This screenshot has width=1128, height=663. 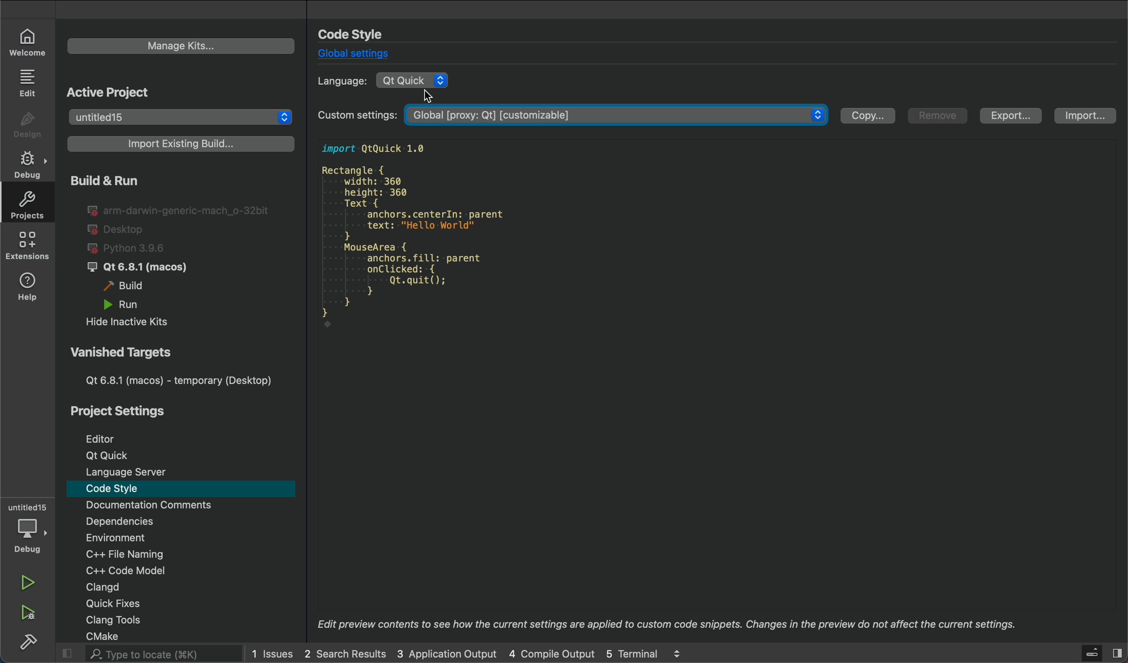 What do you see at coordinates (178, 144) in the screenshot?
I see `import a build` at bounding box center [178, 144].